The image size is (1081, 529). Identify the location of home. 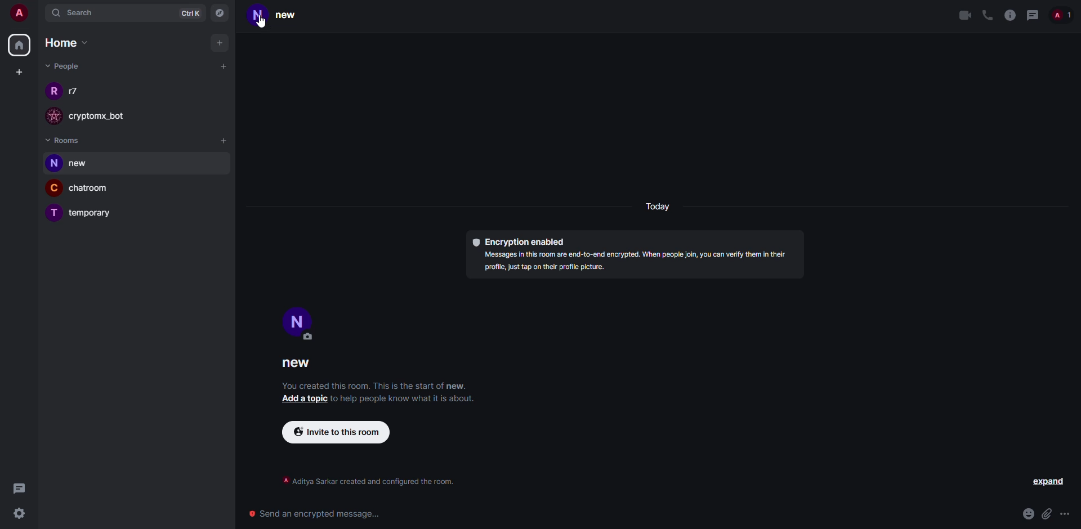
(69, 43).